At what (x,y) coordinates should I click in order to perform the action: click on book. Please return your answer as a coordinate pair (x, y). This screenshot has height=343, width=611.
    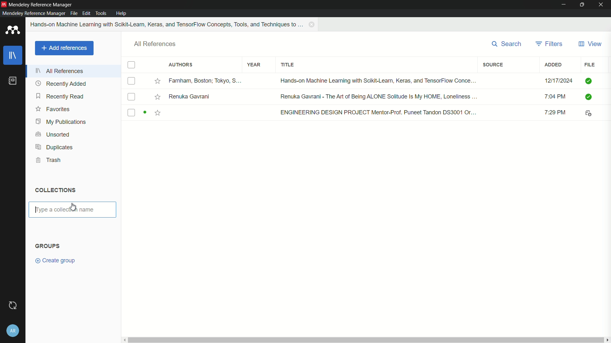
    Looking at the image, I should click on (12, 81).